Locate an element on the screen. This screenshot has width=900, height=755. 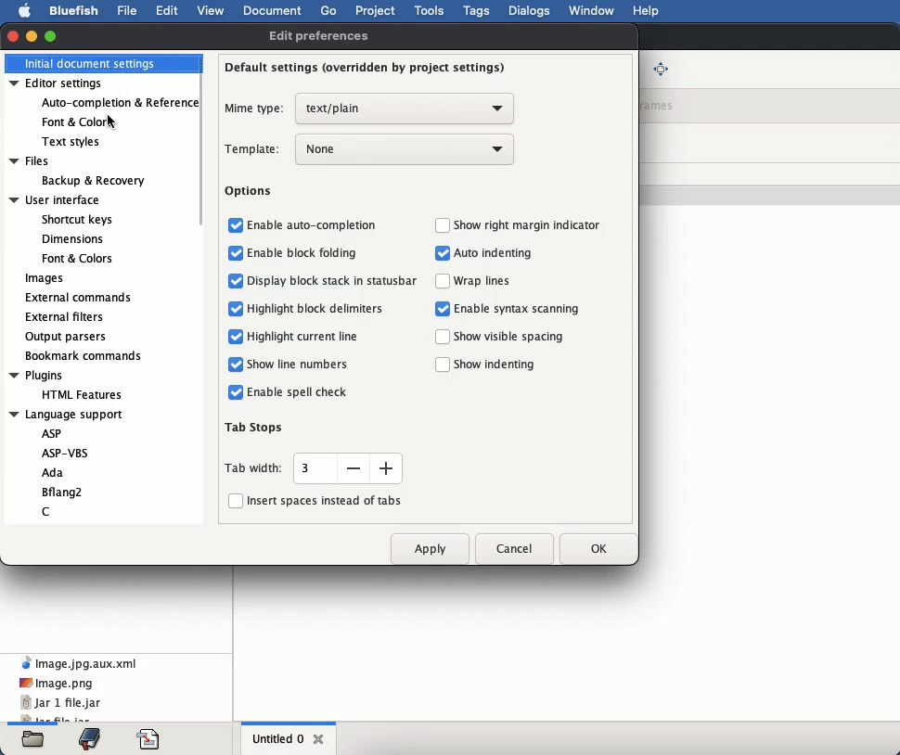
initial document settings is located at coordinates (96, 63).